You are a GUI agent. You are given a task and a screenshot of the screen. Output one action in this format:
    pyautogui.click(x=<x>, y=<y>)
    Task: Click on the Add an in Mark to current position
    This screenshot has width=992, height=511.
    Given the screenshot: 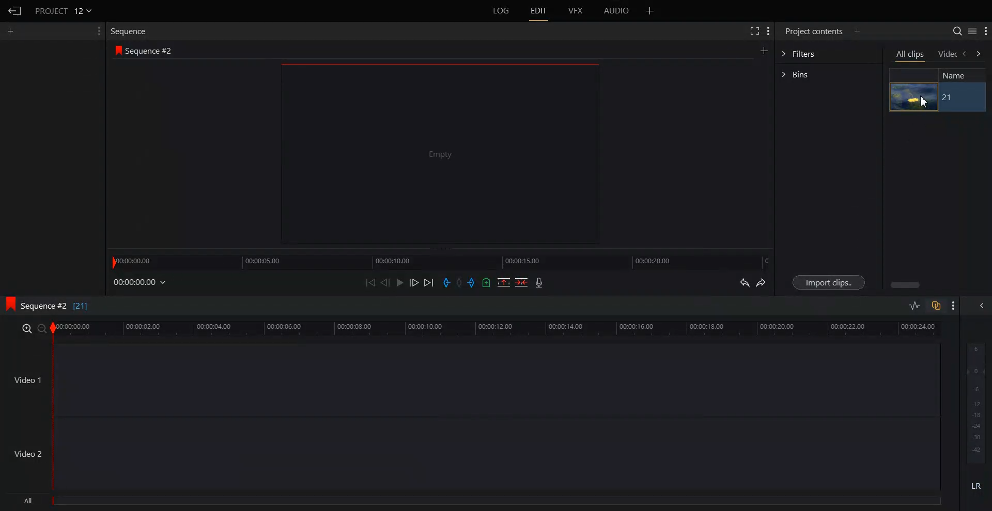 What is the action you would take?
    pyautogui.click(x=446, y=282)
    